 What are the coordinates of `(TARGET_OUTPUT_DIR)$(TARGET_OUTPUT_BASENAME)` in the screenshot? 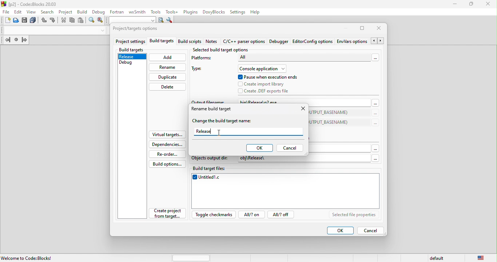 It's located at (331, 122).